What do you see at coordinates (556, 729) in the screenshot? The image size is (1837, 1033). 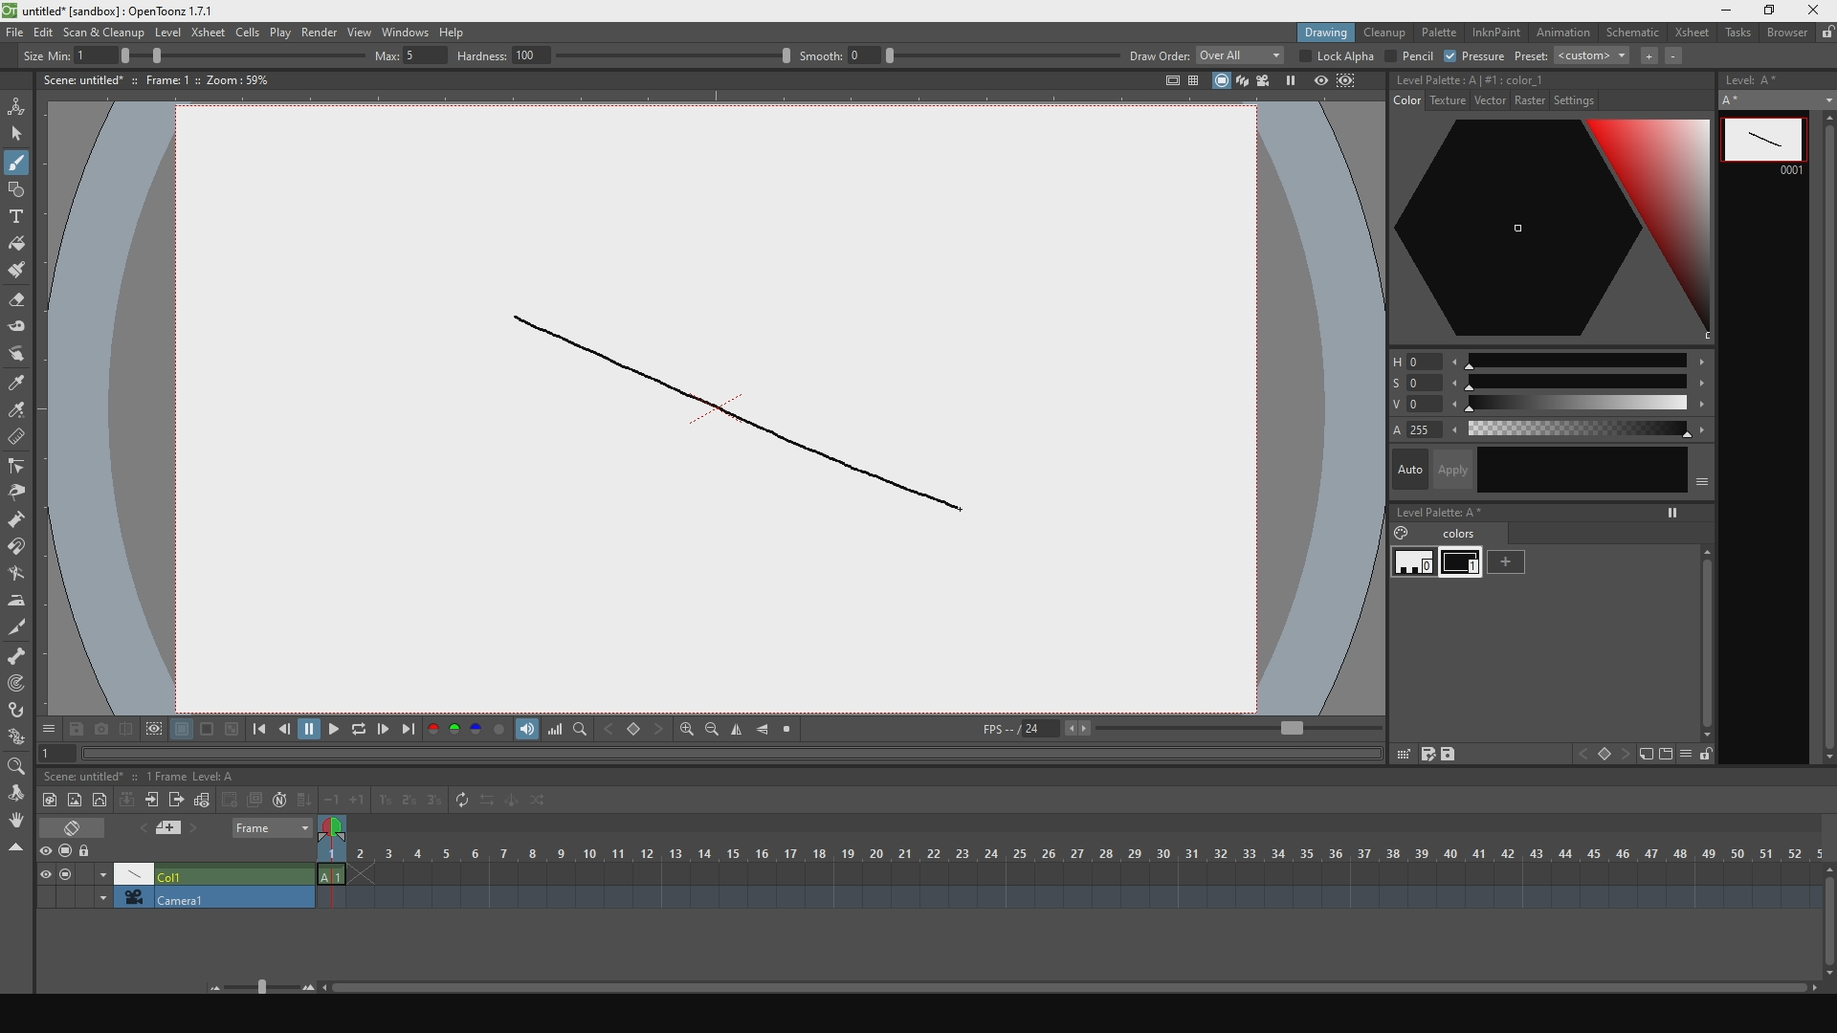 I see `volume` at bounding box center [556, 729].